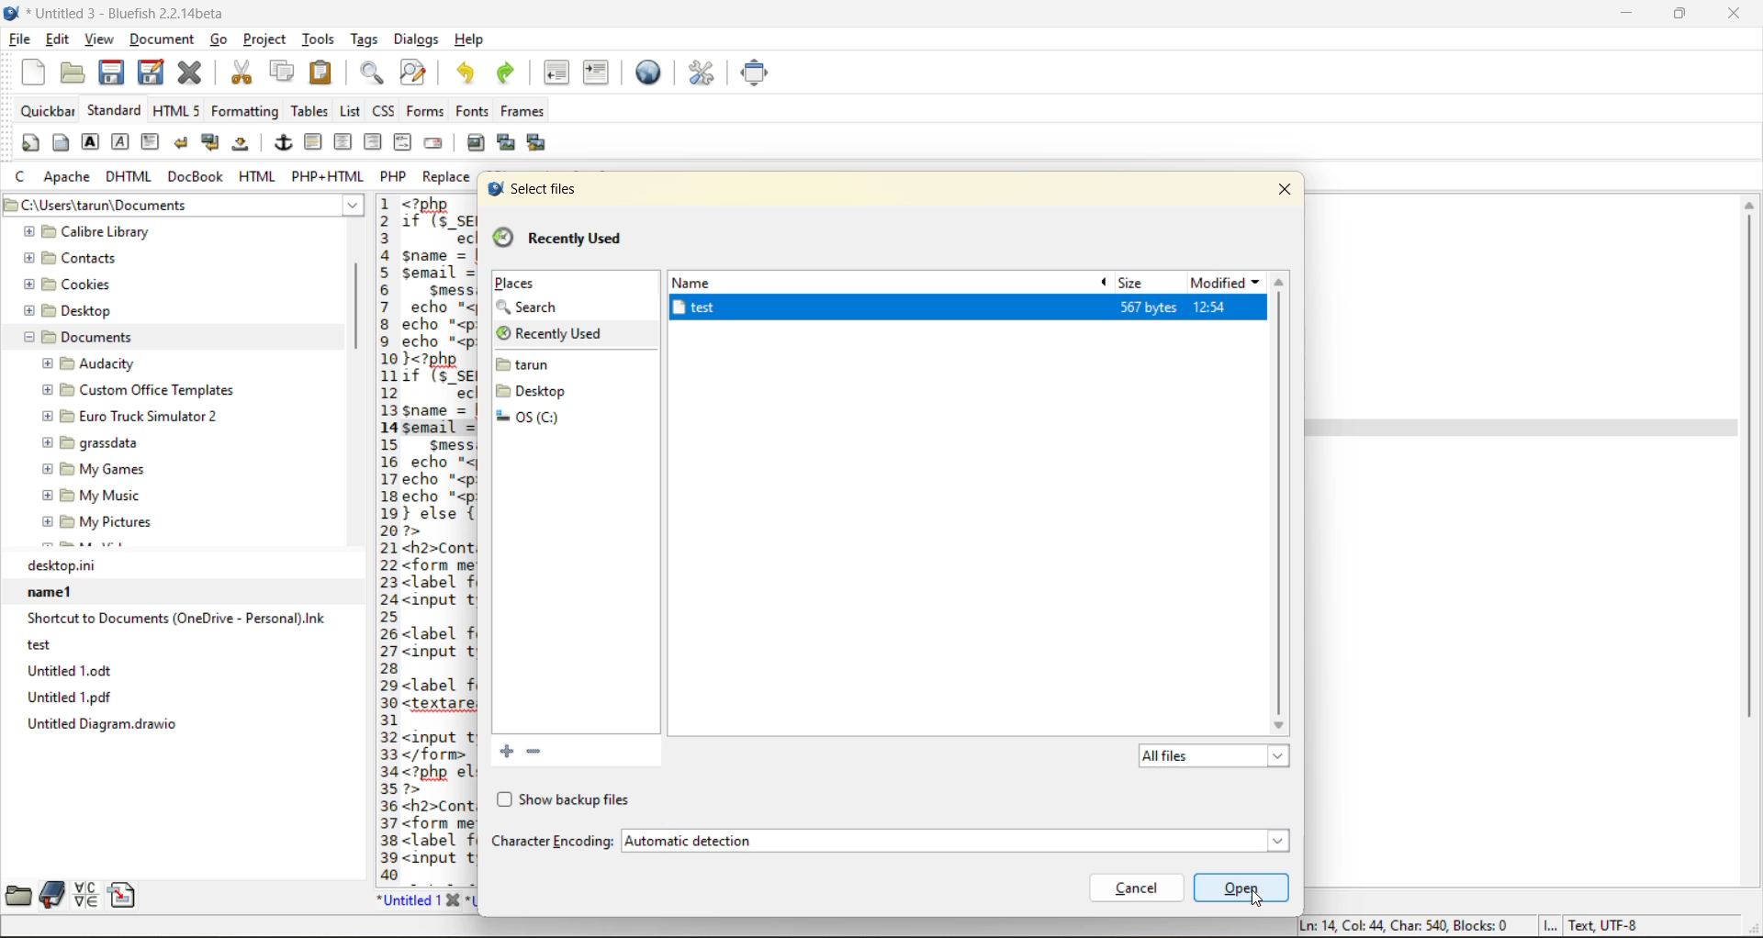 This screenshot has width=1763, height=938. I want to click on file size, so click(1148, 307).